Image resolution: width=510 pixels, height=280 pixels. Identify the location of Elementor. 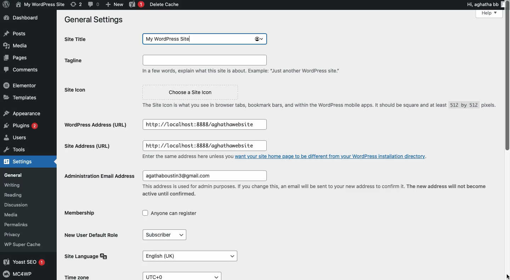
(21, 86).